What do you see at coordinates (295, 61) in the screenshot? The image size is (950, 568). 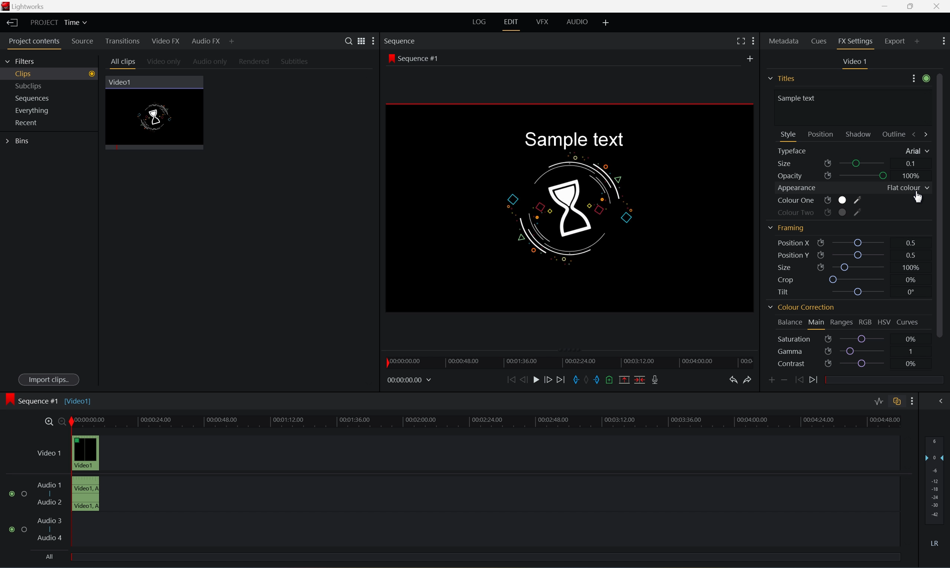 I see `Subtitles` at bounding box center [295, 61].